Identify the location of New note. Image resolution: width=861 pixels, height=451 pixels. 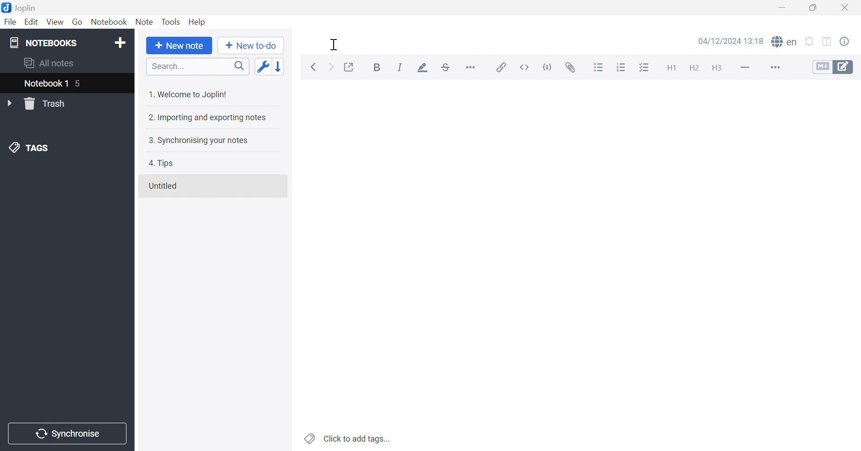
(179, 46).